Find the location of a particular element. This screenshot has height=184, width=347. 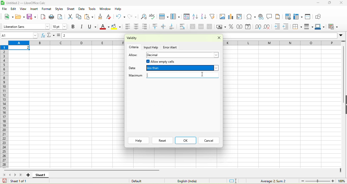

align right is located at coordinates (146, 27).